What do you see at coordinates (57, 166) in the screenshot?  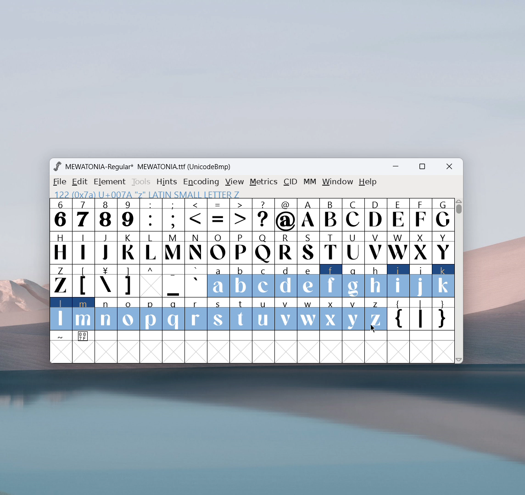 I see `logo` at bounding box center [57, 166].